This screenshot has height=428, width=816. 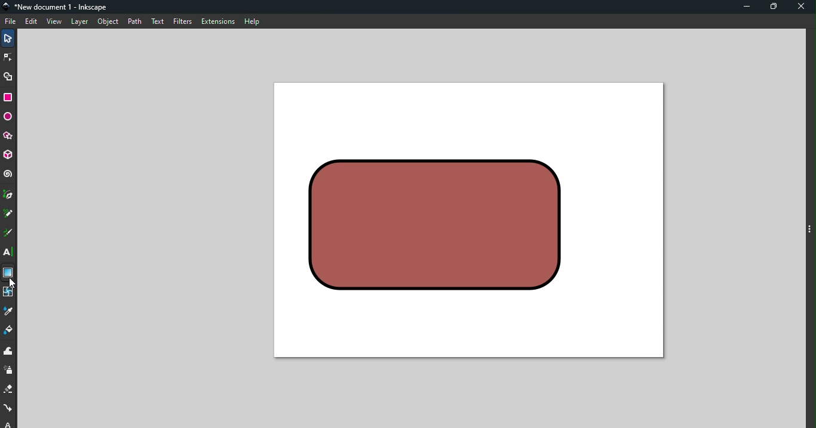 What do you see at coordinates (32, 22) in the screenshot?
I see `Edit` at bounding box center [32, 22].